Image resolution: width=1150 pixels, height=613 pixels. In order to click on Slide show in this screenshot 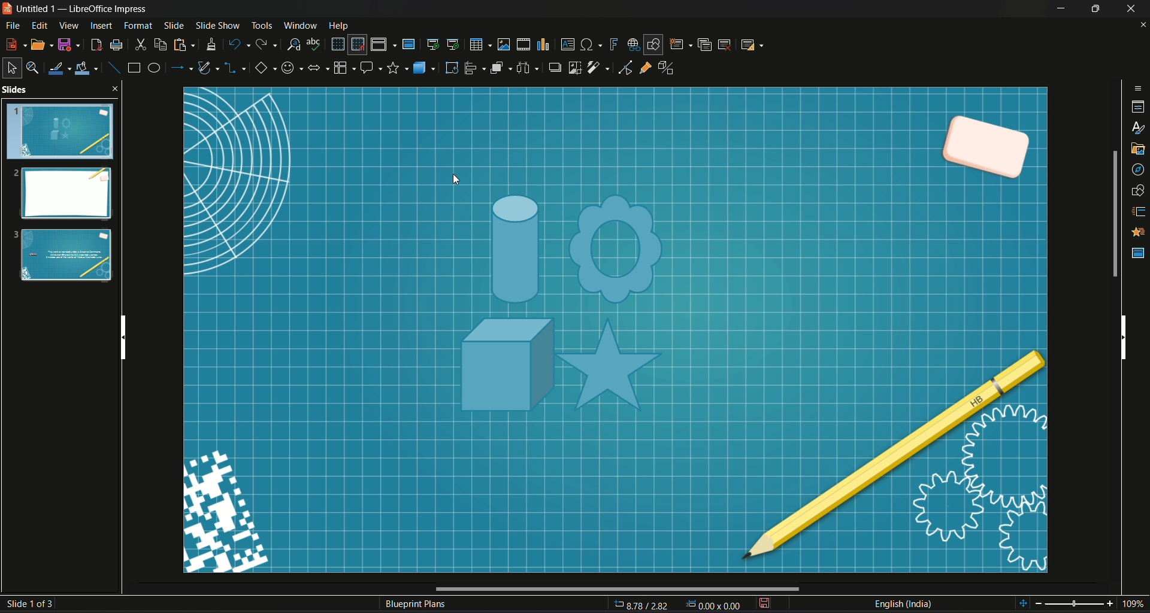, I will do `click(217, 24)`.